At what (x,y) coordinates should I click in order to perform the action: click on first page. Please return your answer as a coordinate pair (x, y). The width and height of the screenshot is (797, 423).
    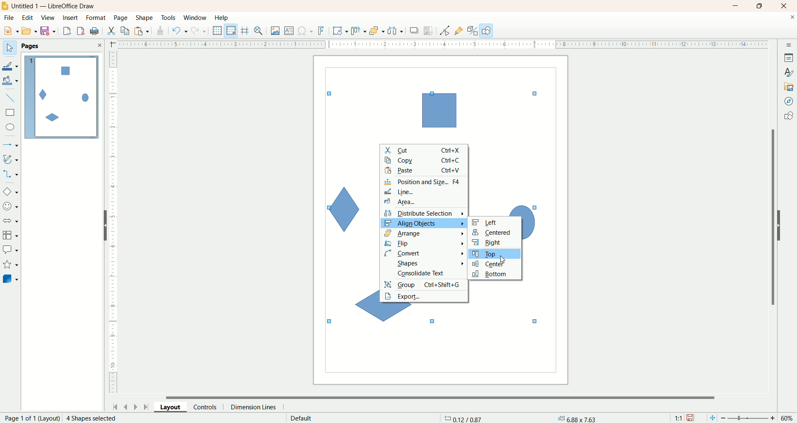
    Looking at the image, I should click on (114, 406).